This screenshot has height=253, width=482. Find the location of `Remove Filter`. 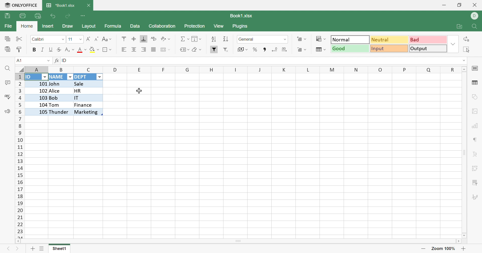

Remove Filter is located at coordinates (225, 49).